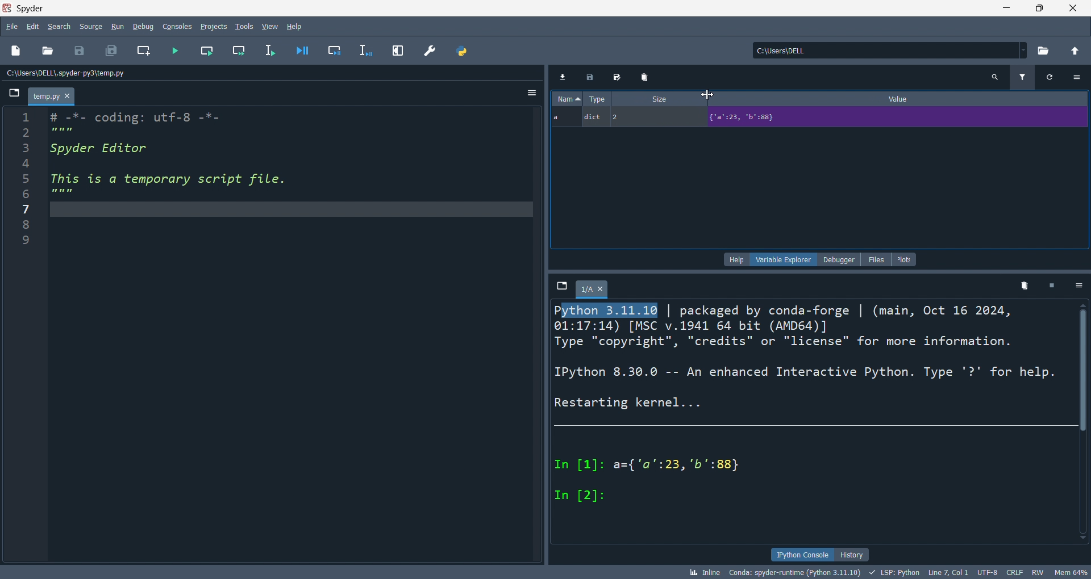 The image size is (1091, 579). What do you see at coordinates (13, 26) in the screenshot?
I see `file` at bounding box center [13, 26].